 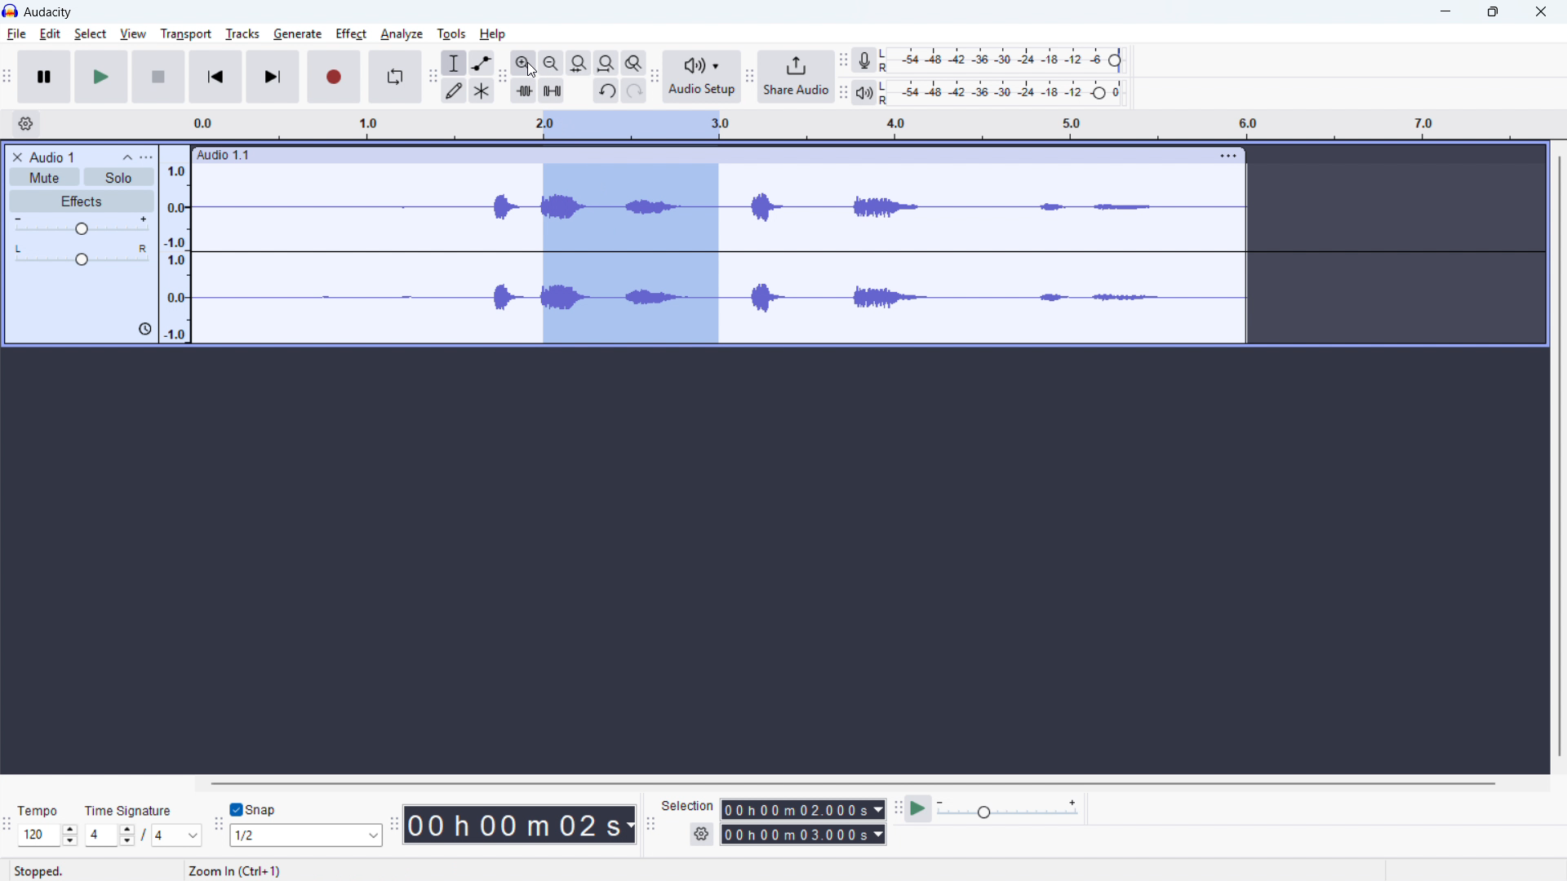 I want to click on File, so click(x=16, y=34).